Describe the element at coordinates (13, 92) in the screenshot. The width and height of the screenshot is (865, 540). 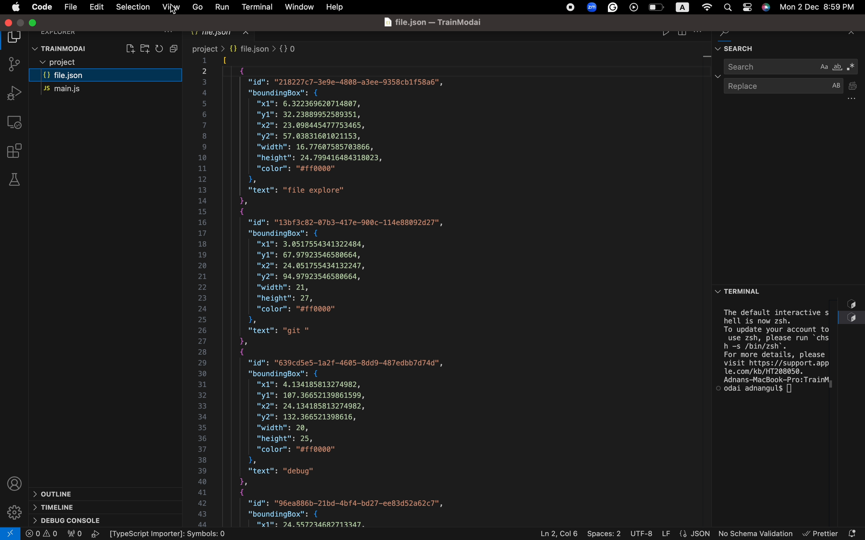
I see `debug tool` at that location.